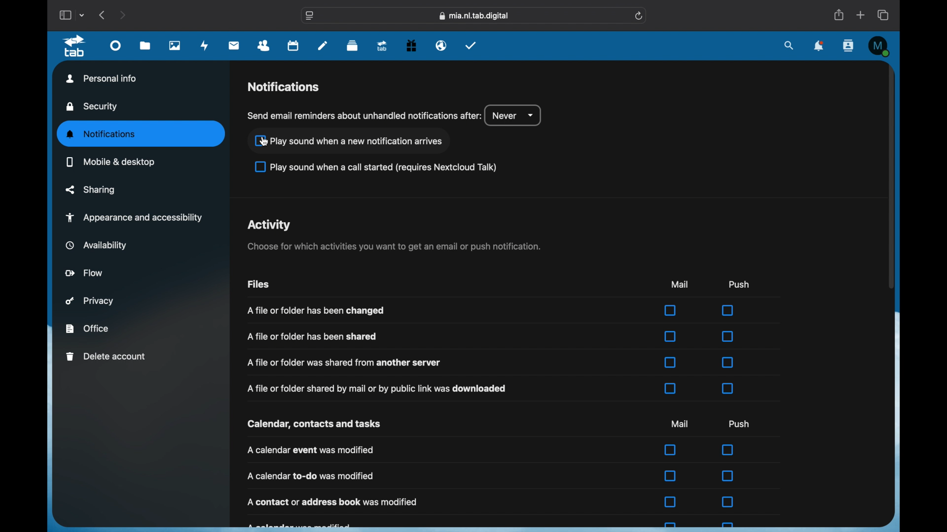 The image size is (947, 532). Describe the element at coordinates (65, 15) in the screenshot. I see `show sidebar` at that location.